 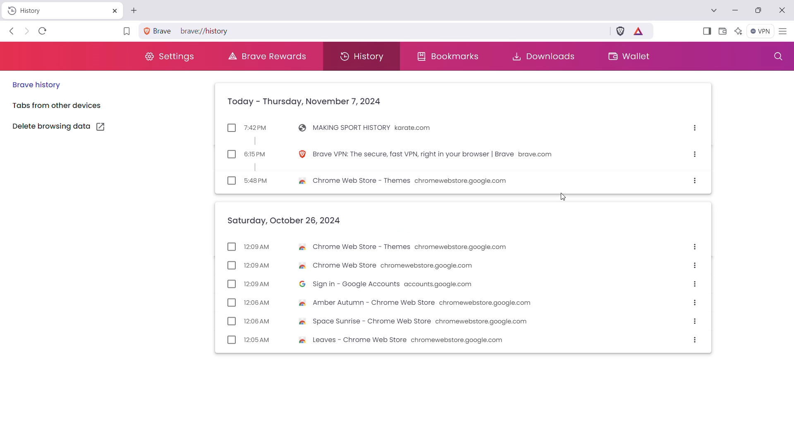 I want to click on Bookmark this page, so click(x=125, y=31).